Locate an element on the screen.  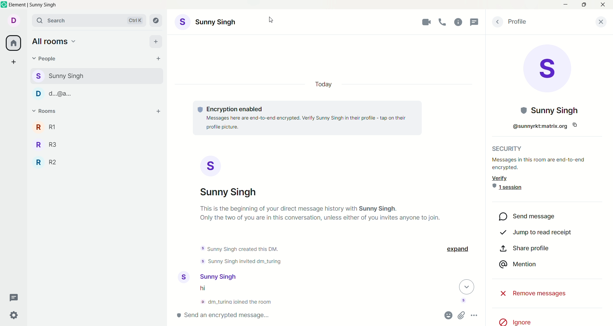
name is located at coordinates (550, 111).